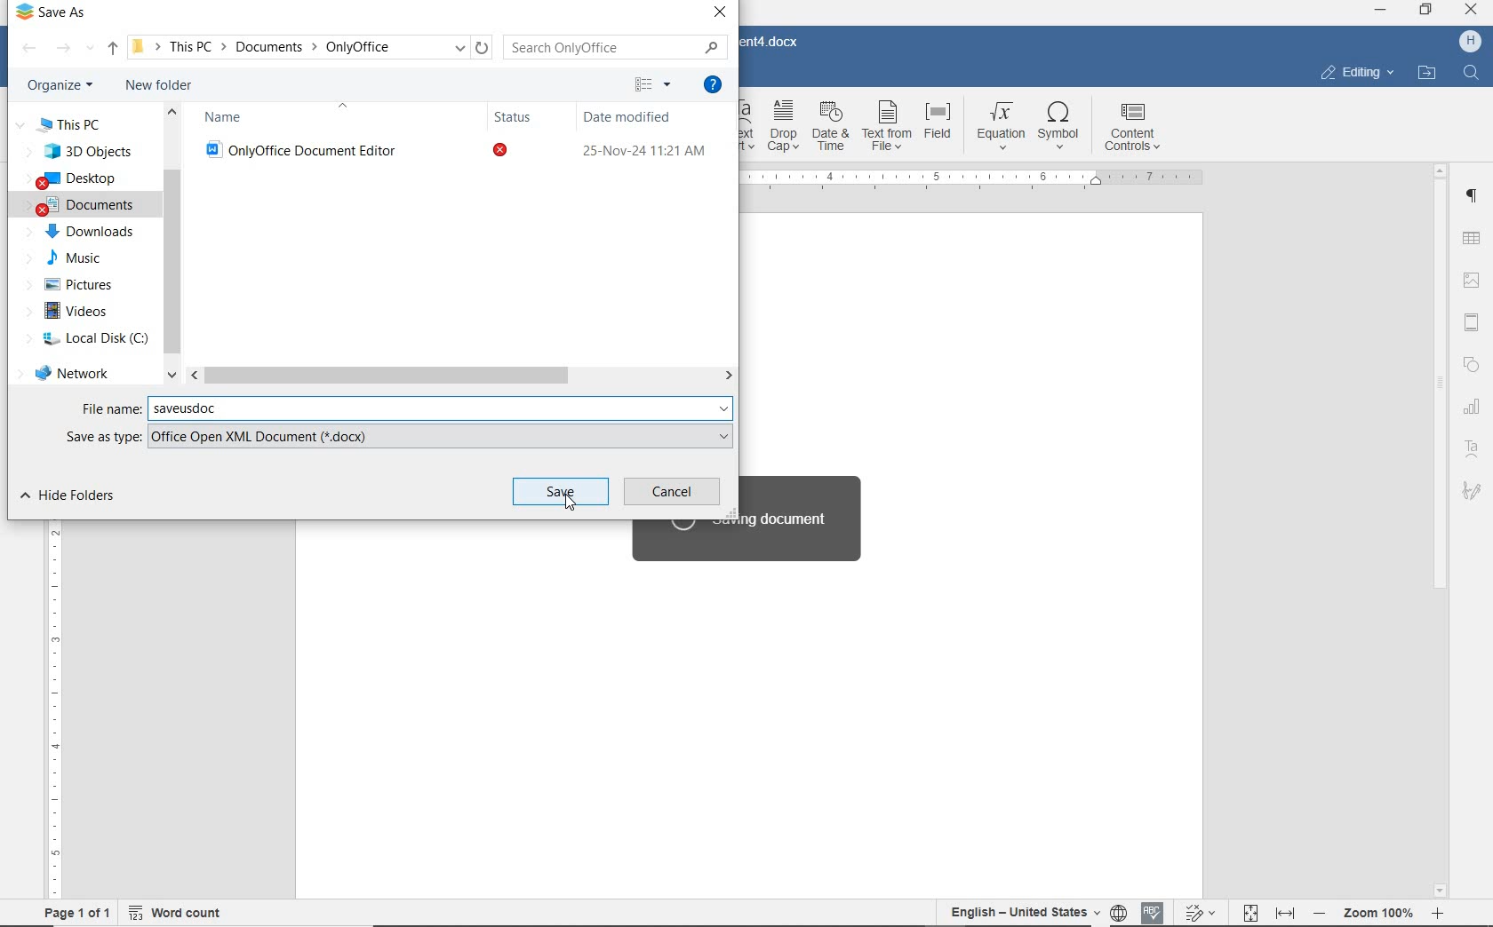 Image resolution: width=1493 pixels, height=927 pixels. I want to click on English-United States(text language), so click(1021, 913).